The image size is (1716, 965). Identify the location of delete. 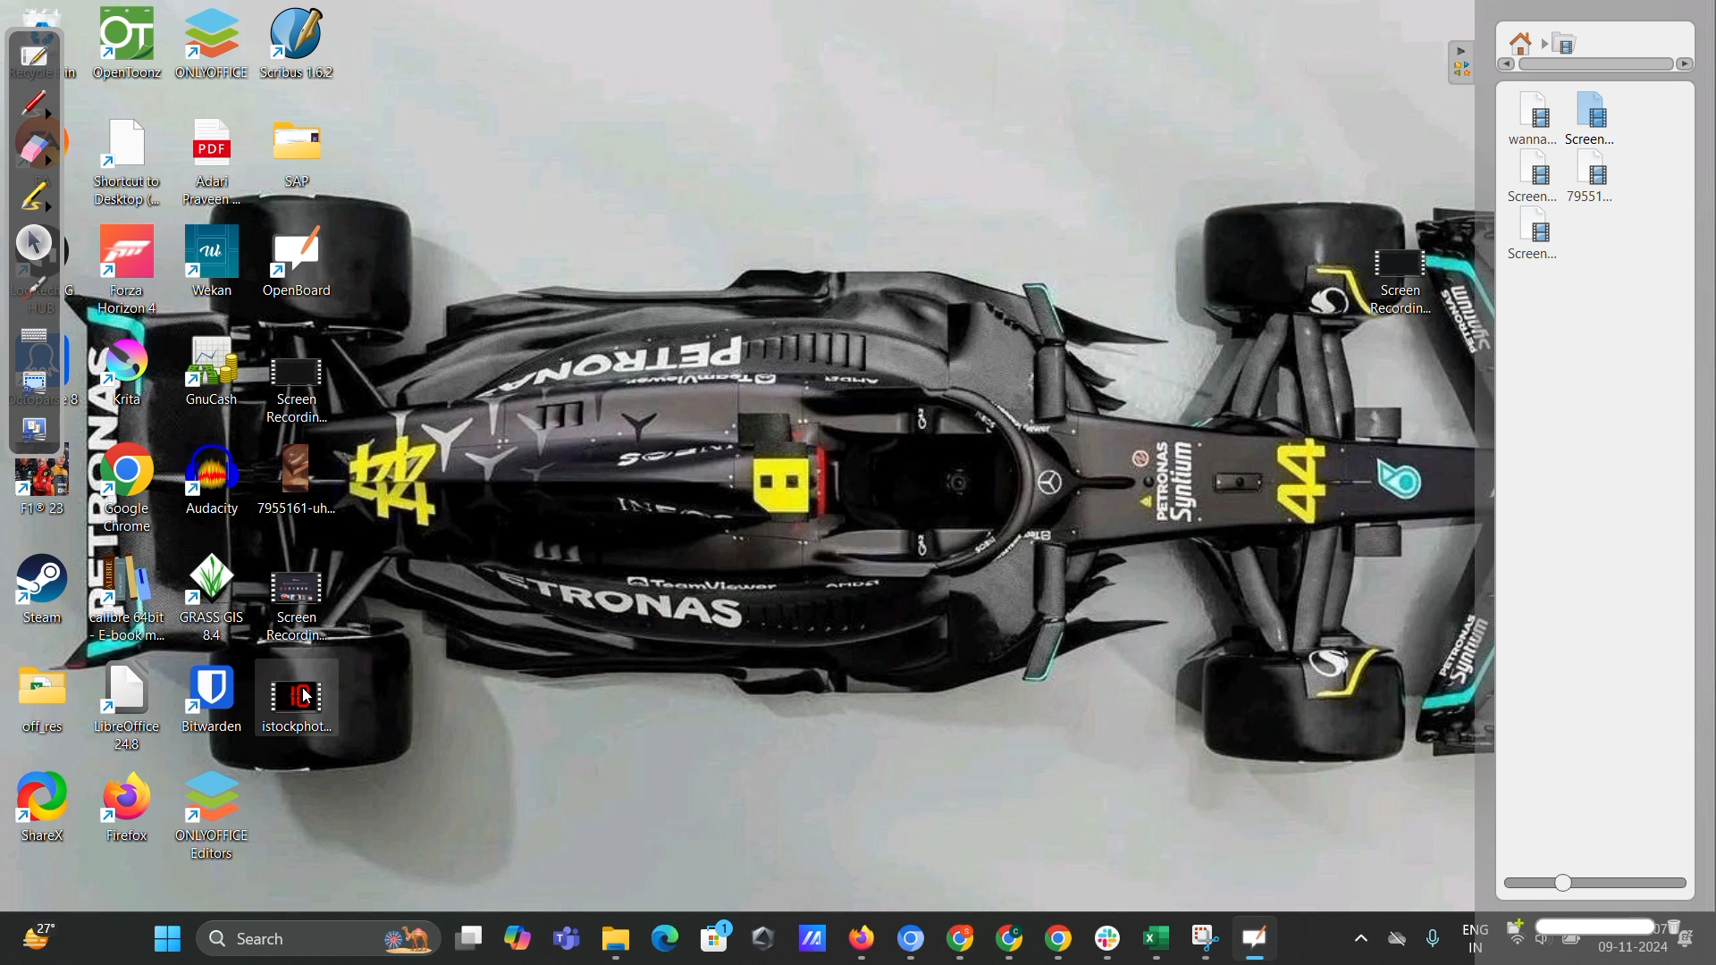
(1682, 935).